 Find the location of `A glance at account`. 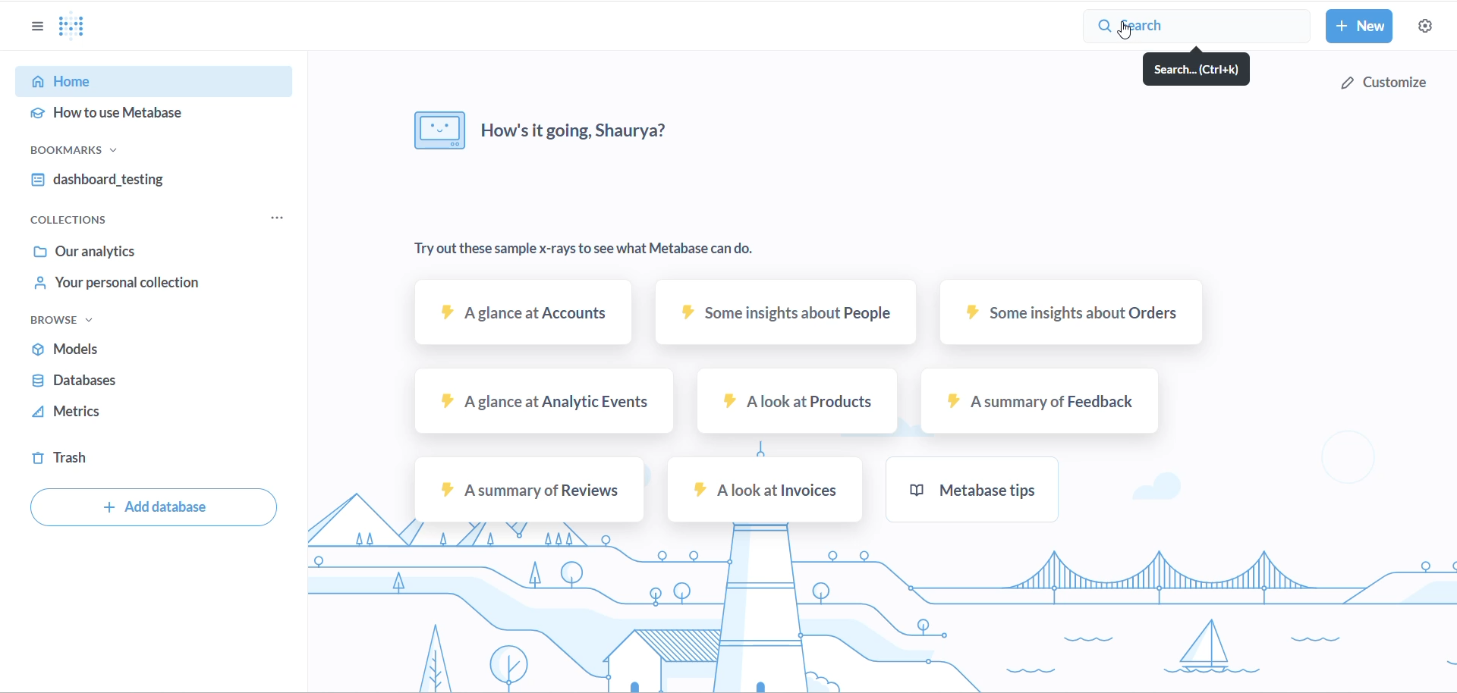

A glance at account is located at coordinates (525, 315).